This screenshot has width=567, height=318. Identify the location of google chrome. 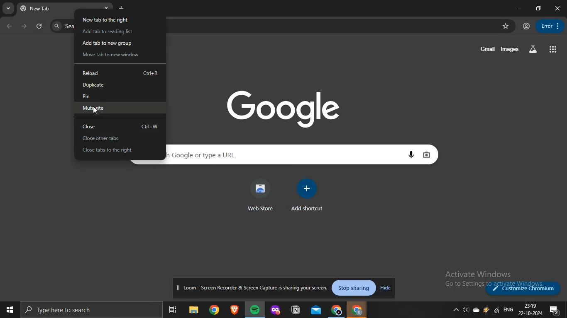
(214, 309).